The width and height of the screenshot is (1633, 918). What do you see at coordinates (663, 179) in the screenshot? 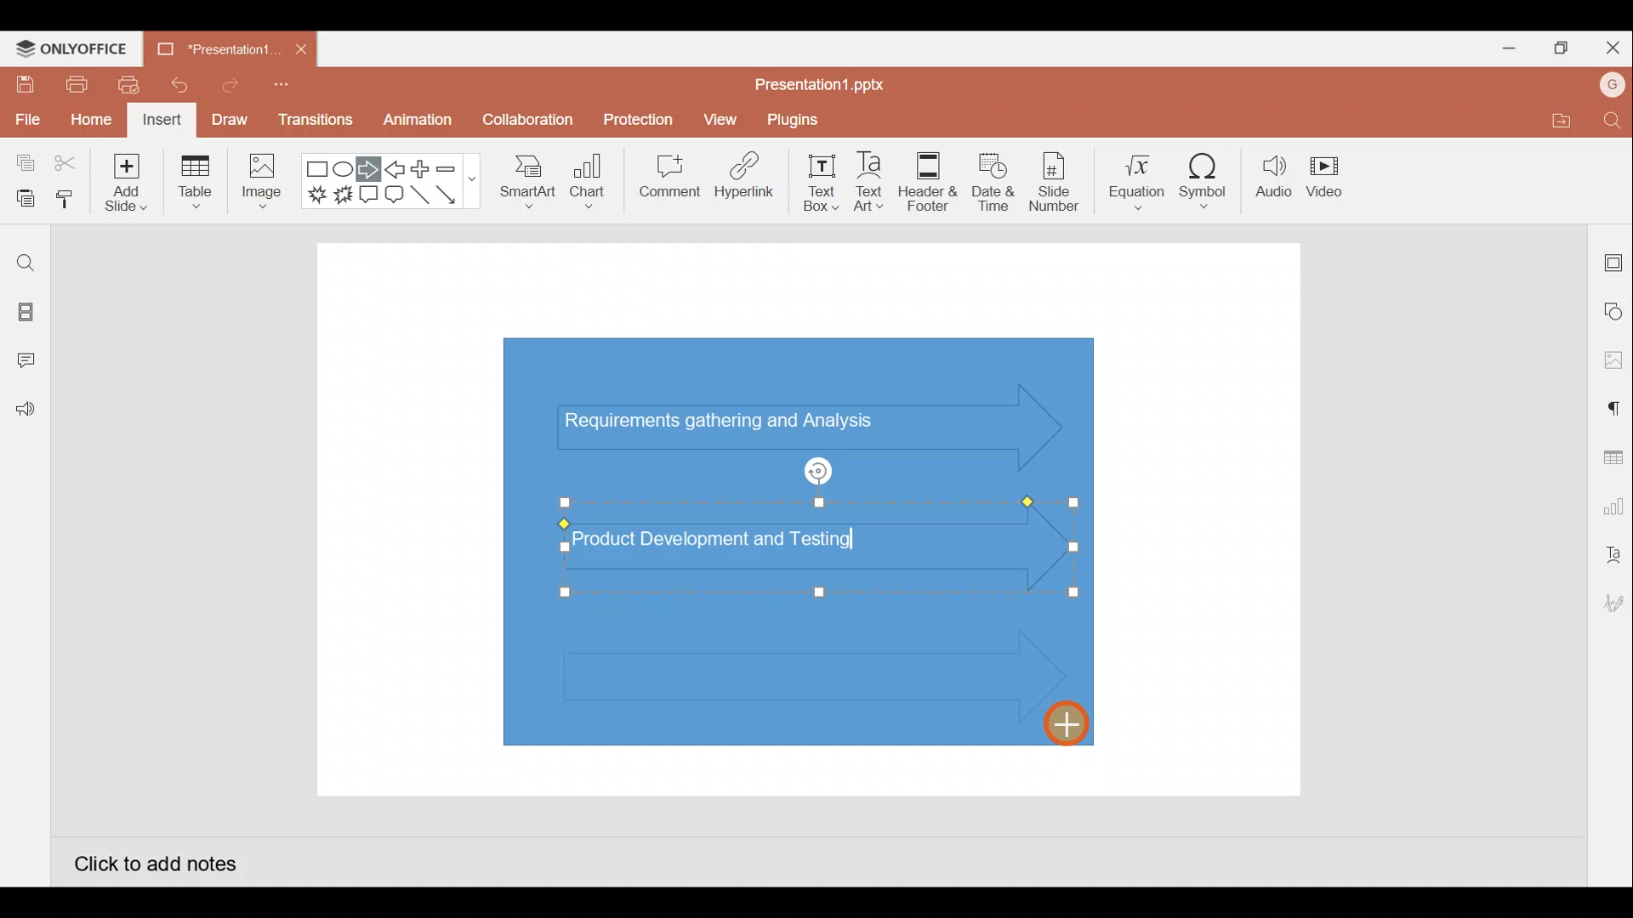
I see `Comment` at bounding box center [663, 179].